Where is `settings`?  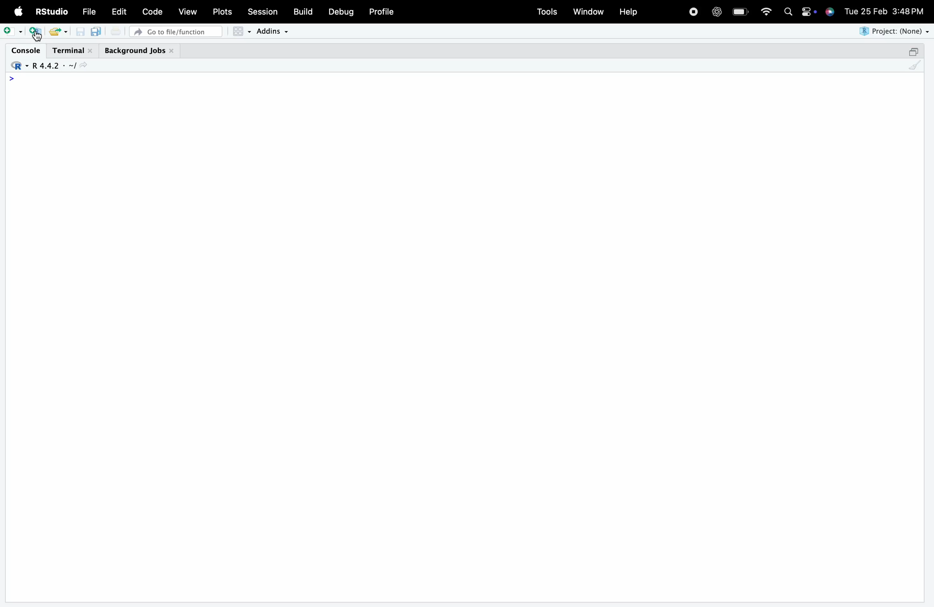
settings is located at coordinates (808, 12).